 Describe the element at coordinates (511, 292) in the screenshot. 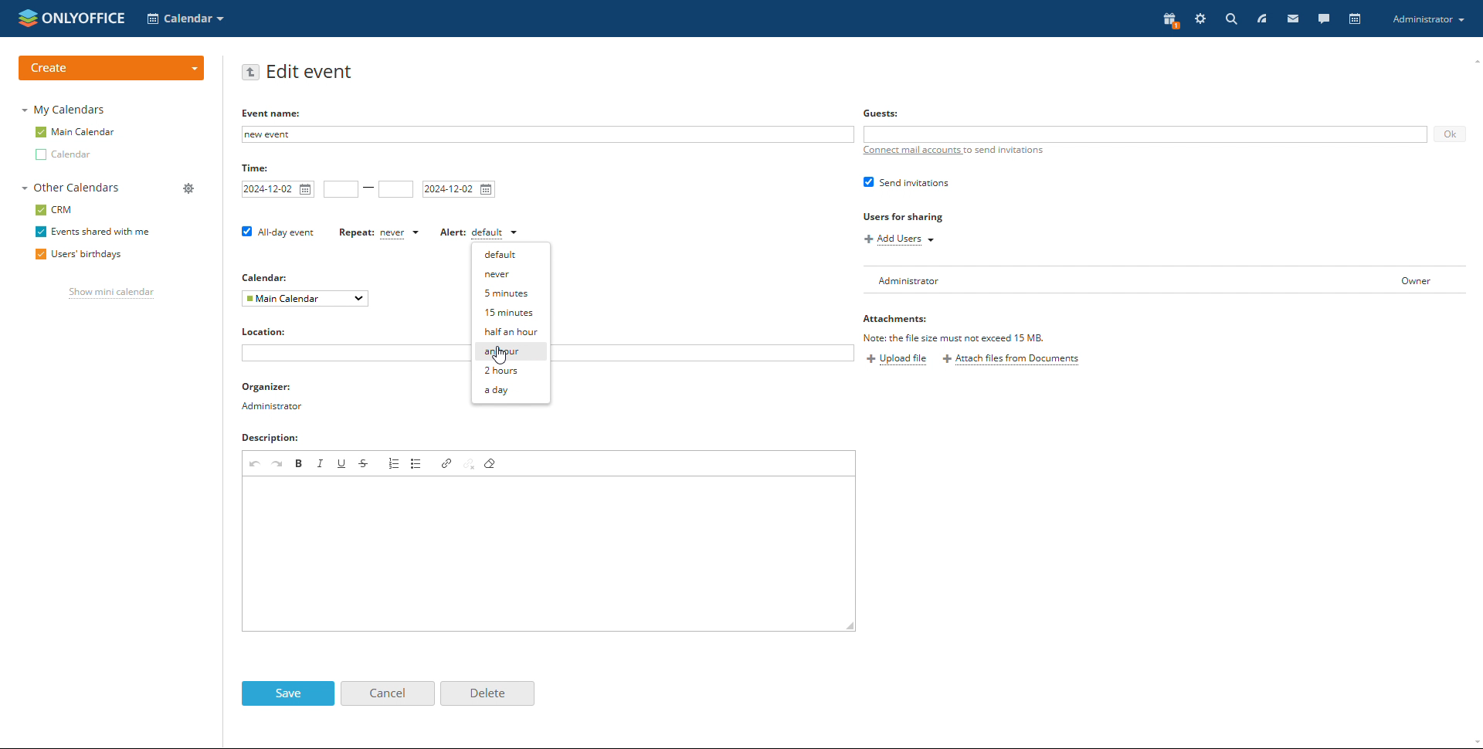

I see `5 minutes` at that location.